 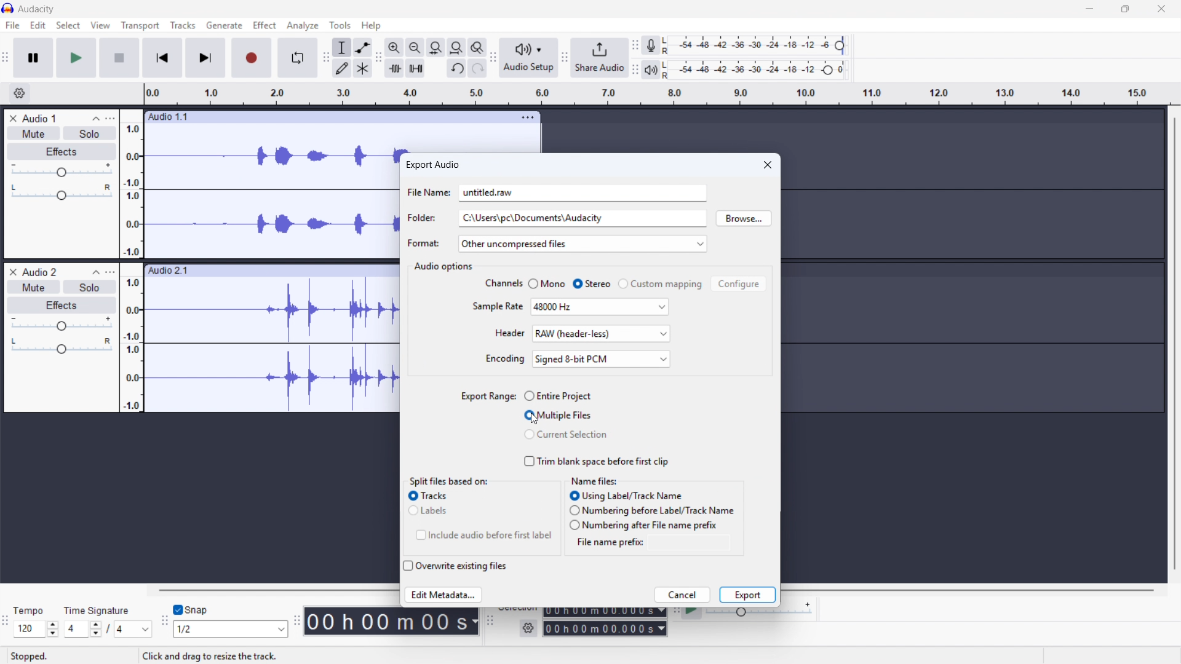 What do you see at coordinates (32, 611) in the screenshot?
I see `tempo` at bounding box center [32, 611].